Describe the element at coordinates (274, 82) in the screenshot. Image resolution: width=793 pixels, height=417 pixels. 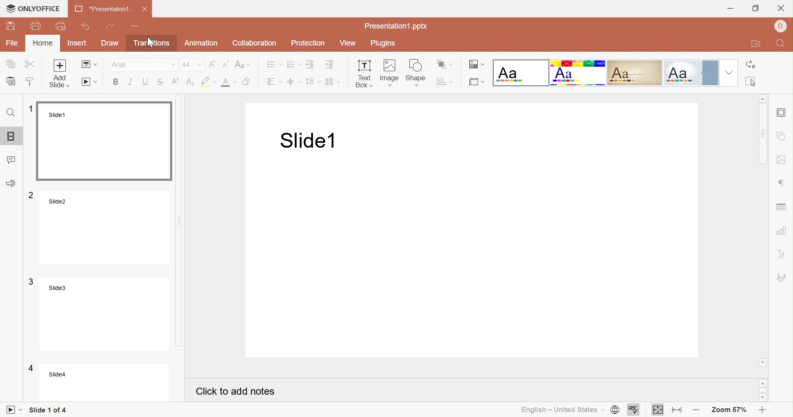
I see `Horizontal align` at that location.